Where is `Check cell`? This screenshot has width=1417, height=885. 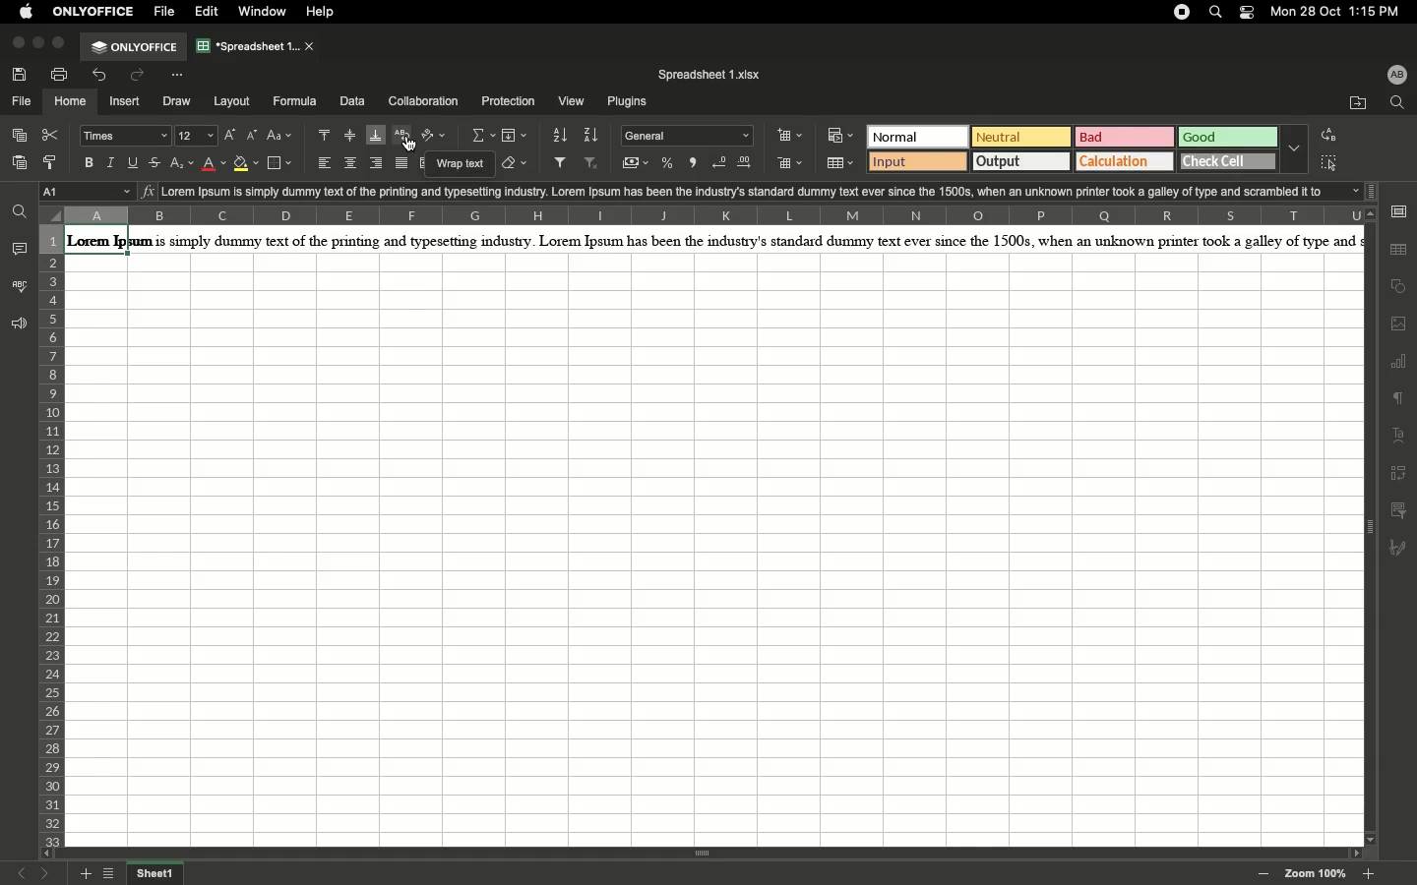 Check cell is located at coordinates (1229, 162).